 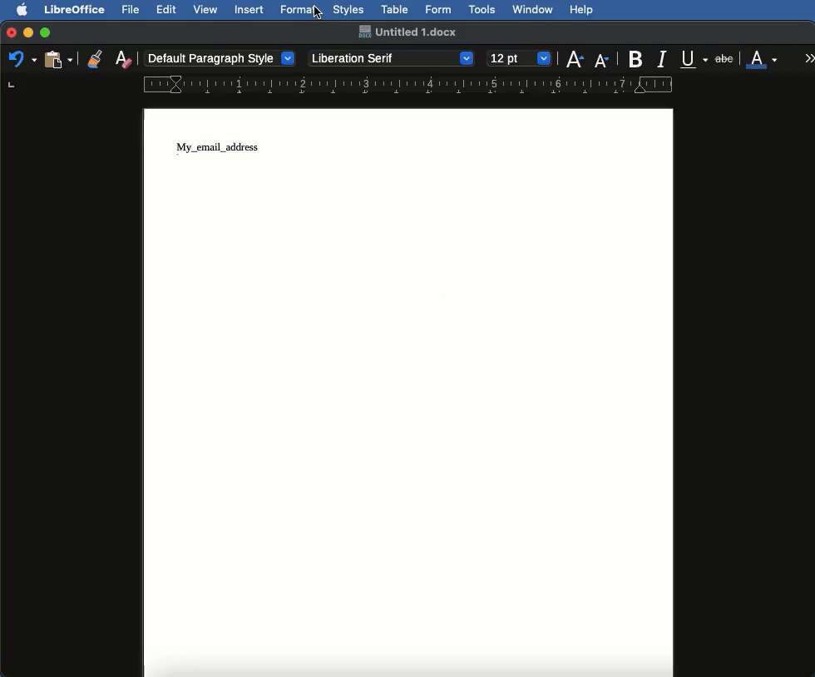 I want to click on Clear formatting, so click(x=123, y=57).